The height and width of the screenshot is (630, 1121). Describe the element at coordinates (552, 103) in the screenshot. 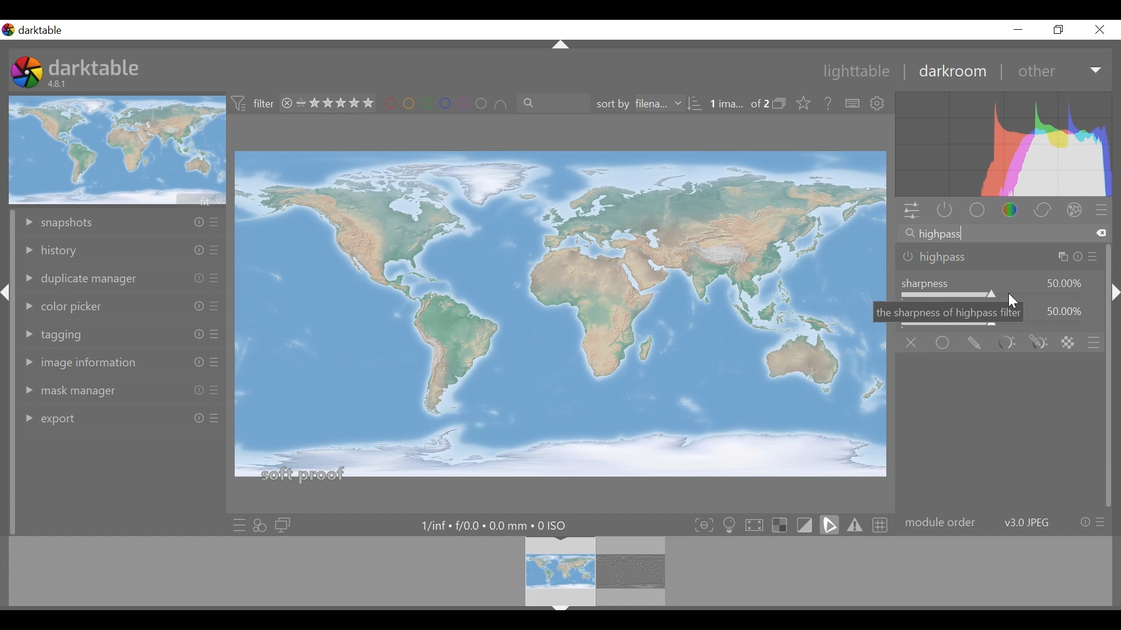

I see `filter by text from images` at that location.